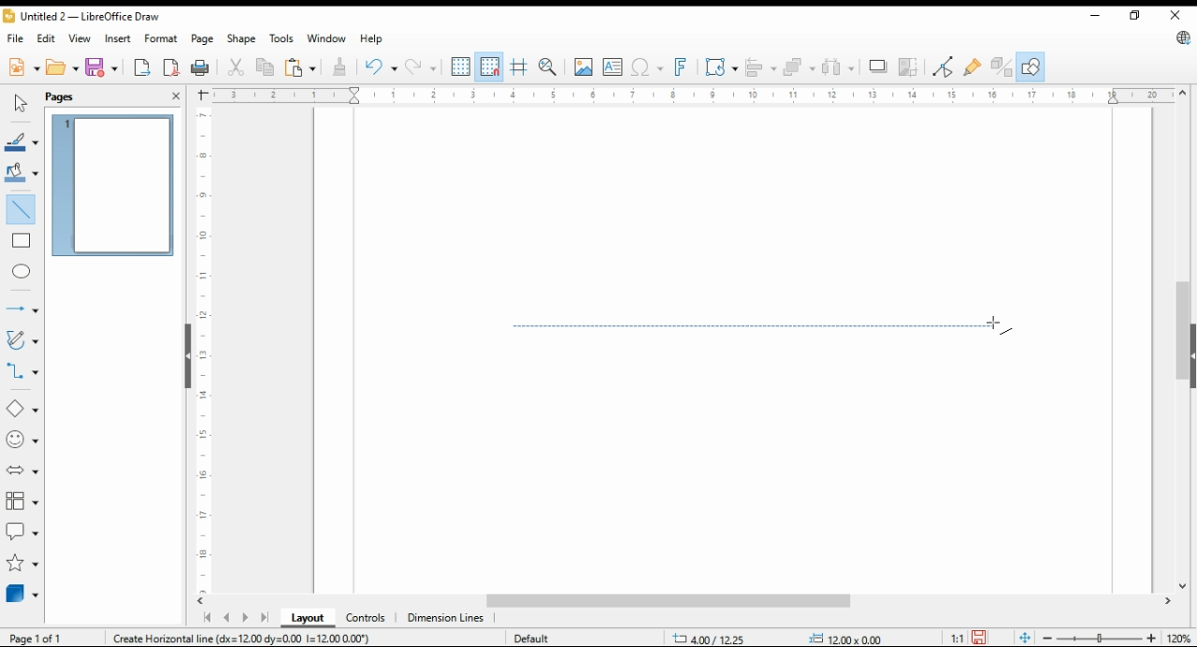 The height and width of the screenshot is (647, 1197). I want to click on page 1 of 1, so click(37, 638).